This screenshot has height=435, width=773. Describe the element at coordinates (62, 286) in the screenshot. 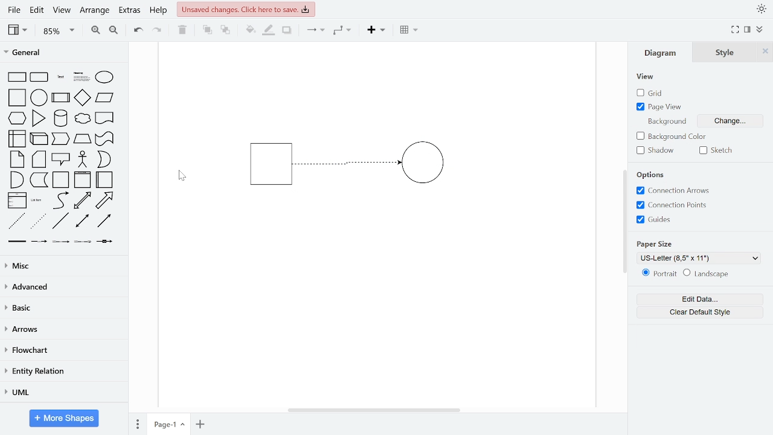

I see `advanced` at that location.